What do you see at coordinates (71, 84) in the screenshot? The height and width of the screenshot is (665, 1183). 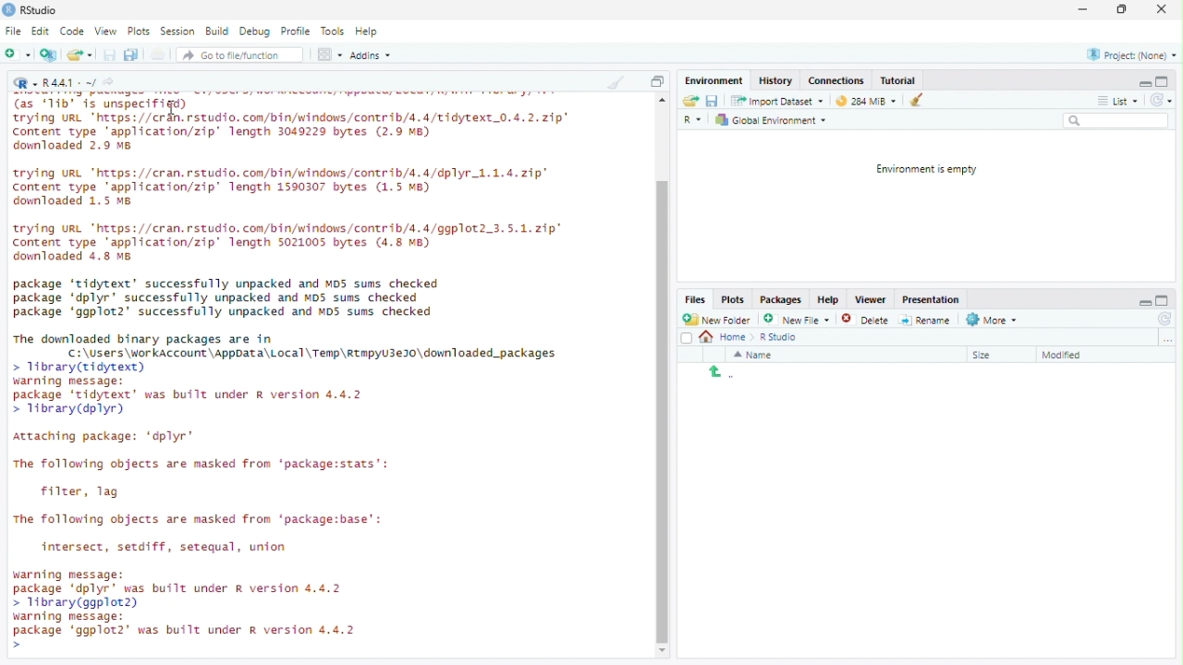 I see `R4.4.1 ~/` at bounding box center [71, 84].